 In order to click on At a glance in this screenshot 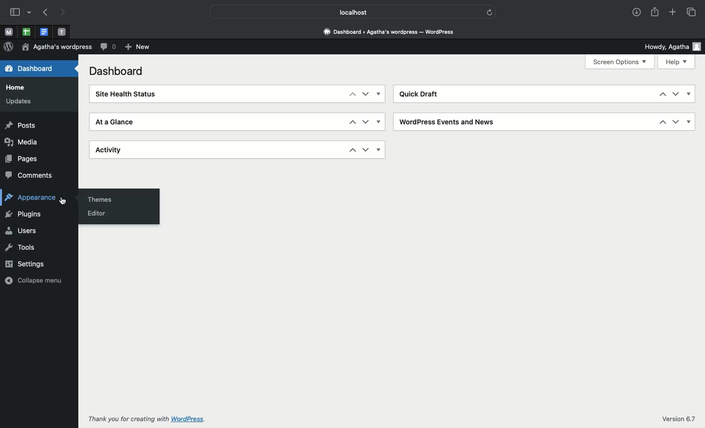, I will do `click(115, 121)`.